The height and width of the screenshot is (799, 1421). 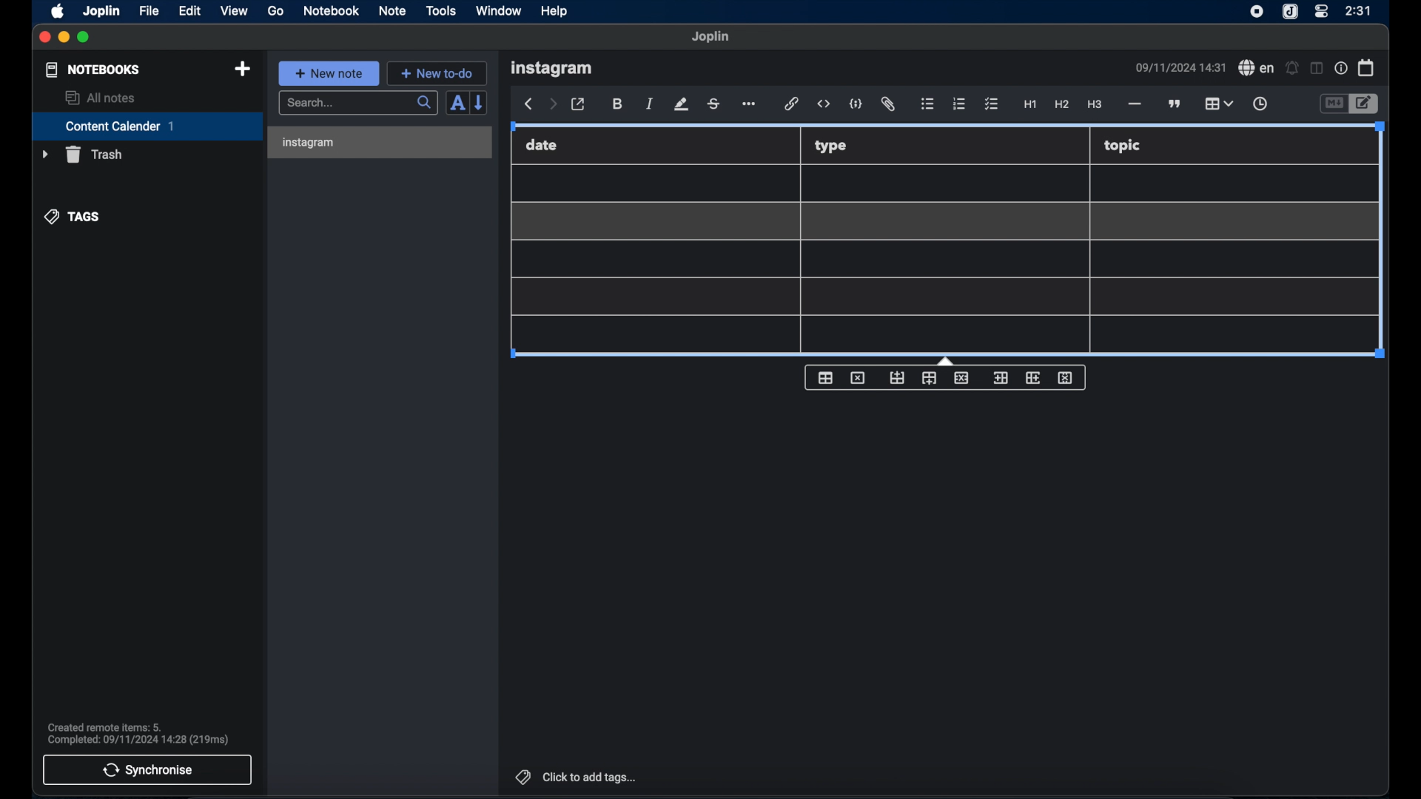 What do you see at coordinates (897, 377) in the screenshot?
I see `insert row before` at bounding box center [897, 377].